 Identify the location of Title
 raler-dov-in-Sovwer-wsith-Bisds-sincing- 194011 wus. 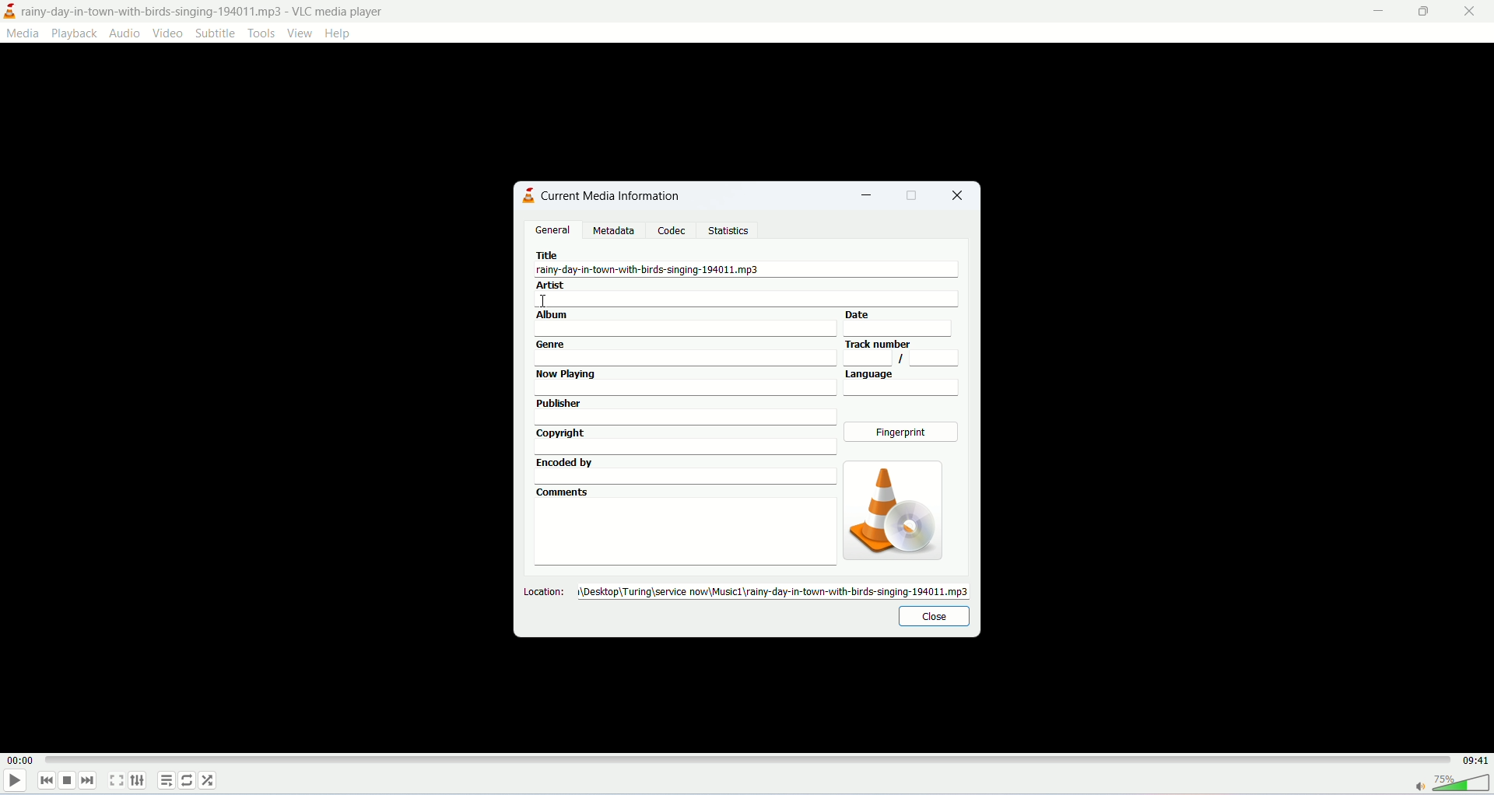
(684, 263).